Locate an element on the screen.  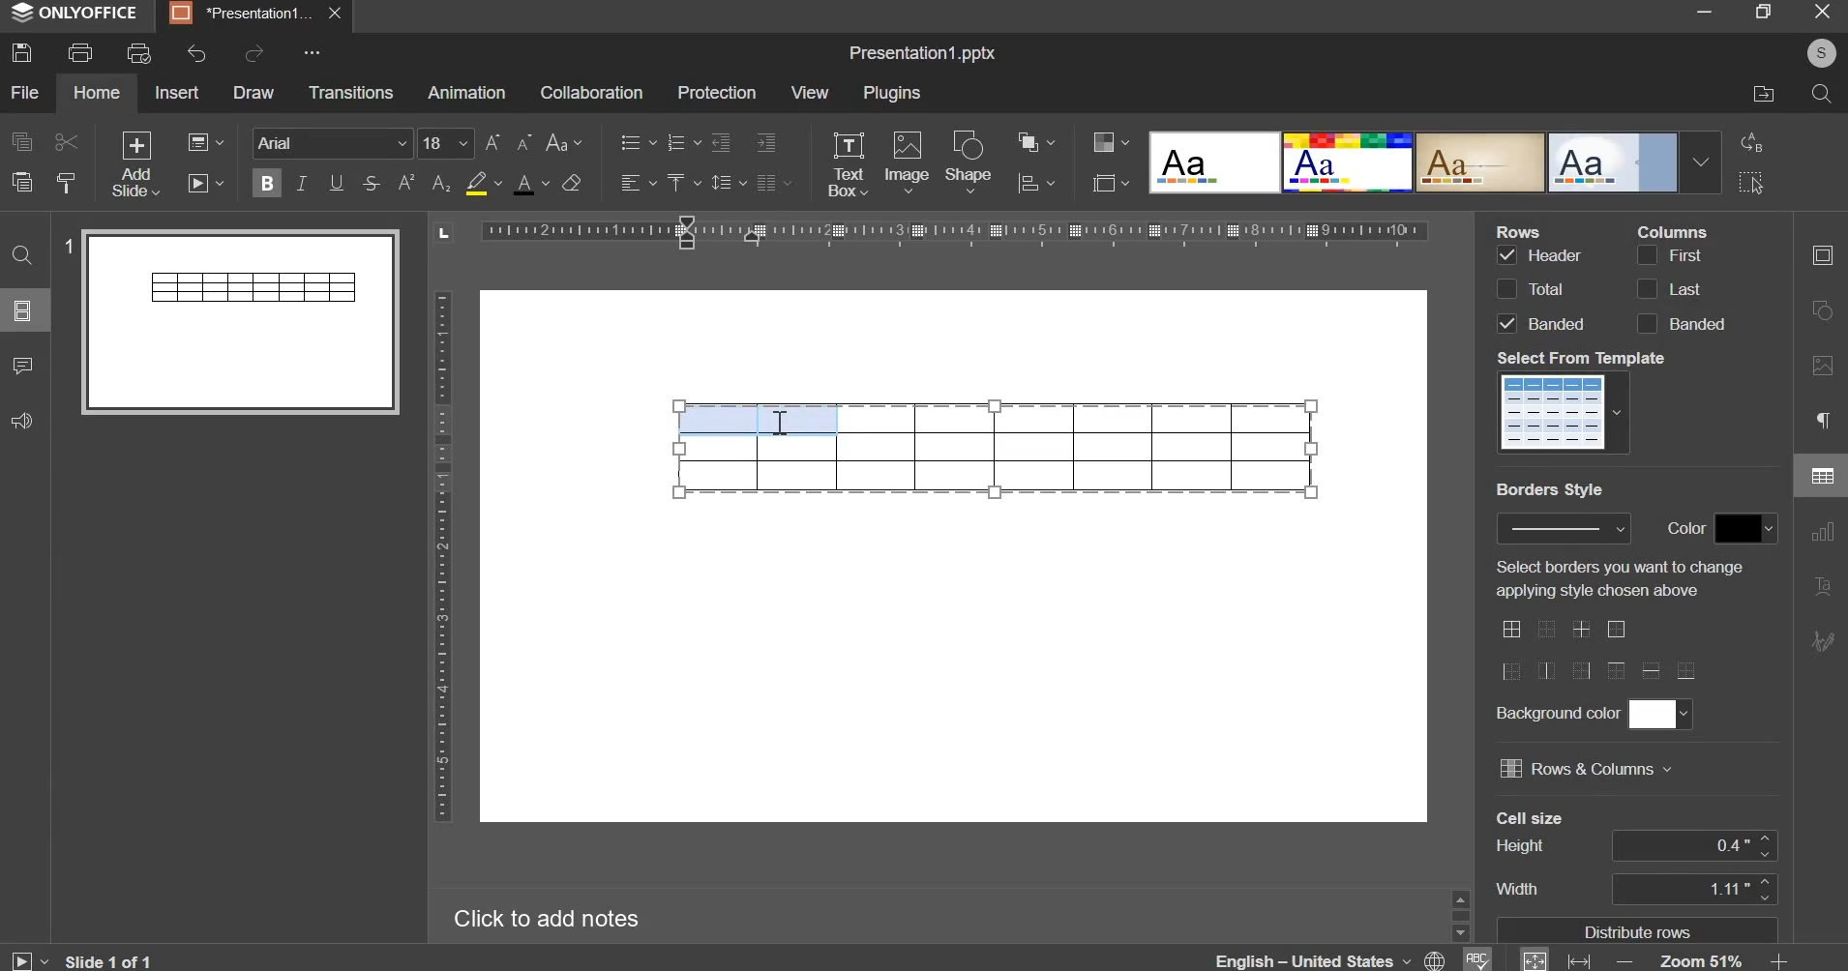
bullets is located at coordinates (637, 141).